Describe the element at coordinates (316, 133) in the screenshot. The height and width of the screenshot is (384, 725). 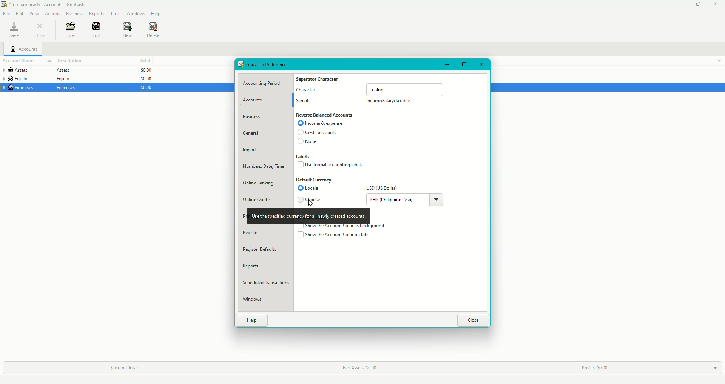
I see `Credit accounts` at that location.